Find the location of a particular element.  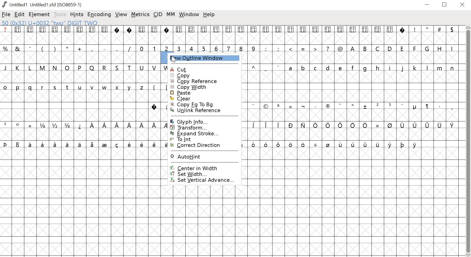

tools is located at coordinates (60, 15).